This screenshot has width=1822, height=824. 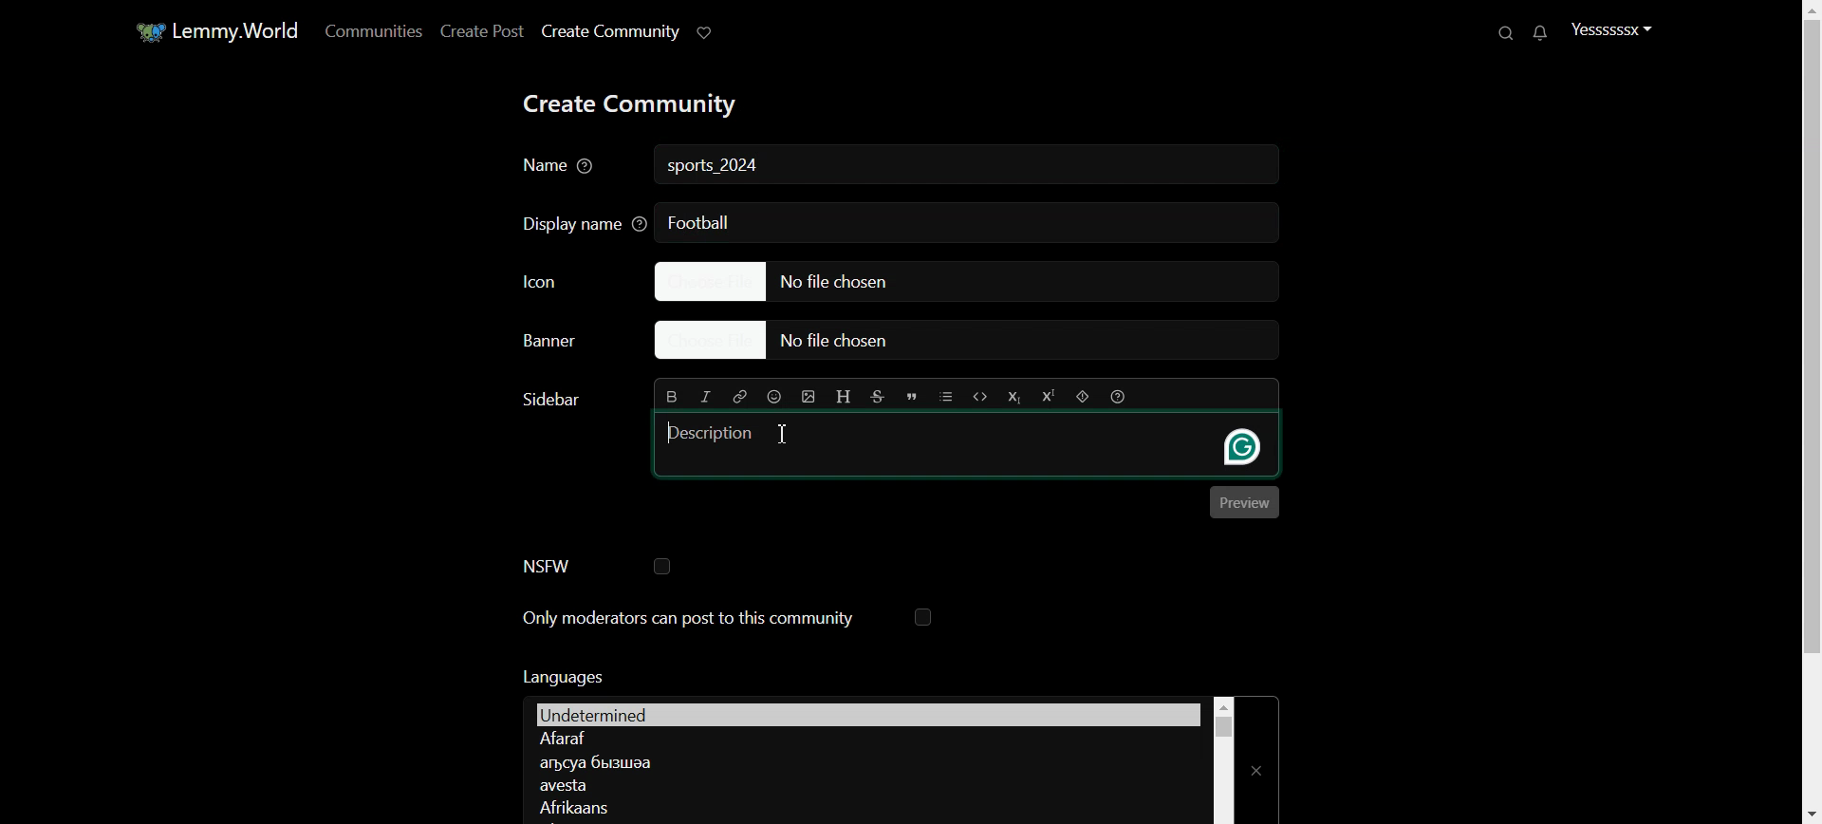 I want to click on Text, so click(x=699, y=221).